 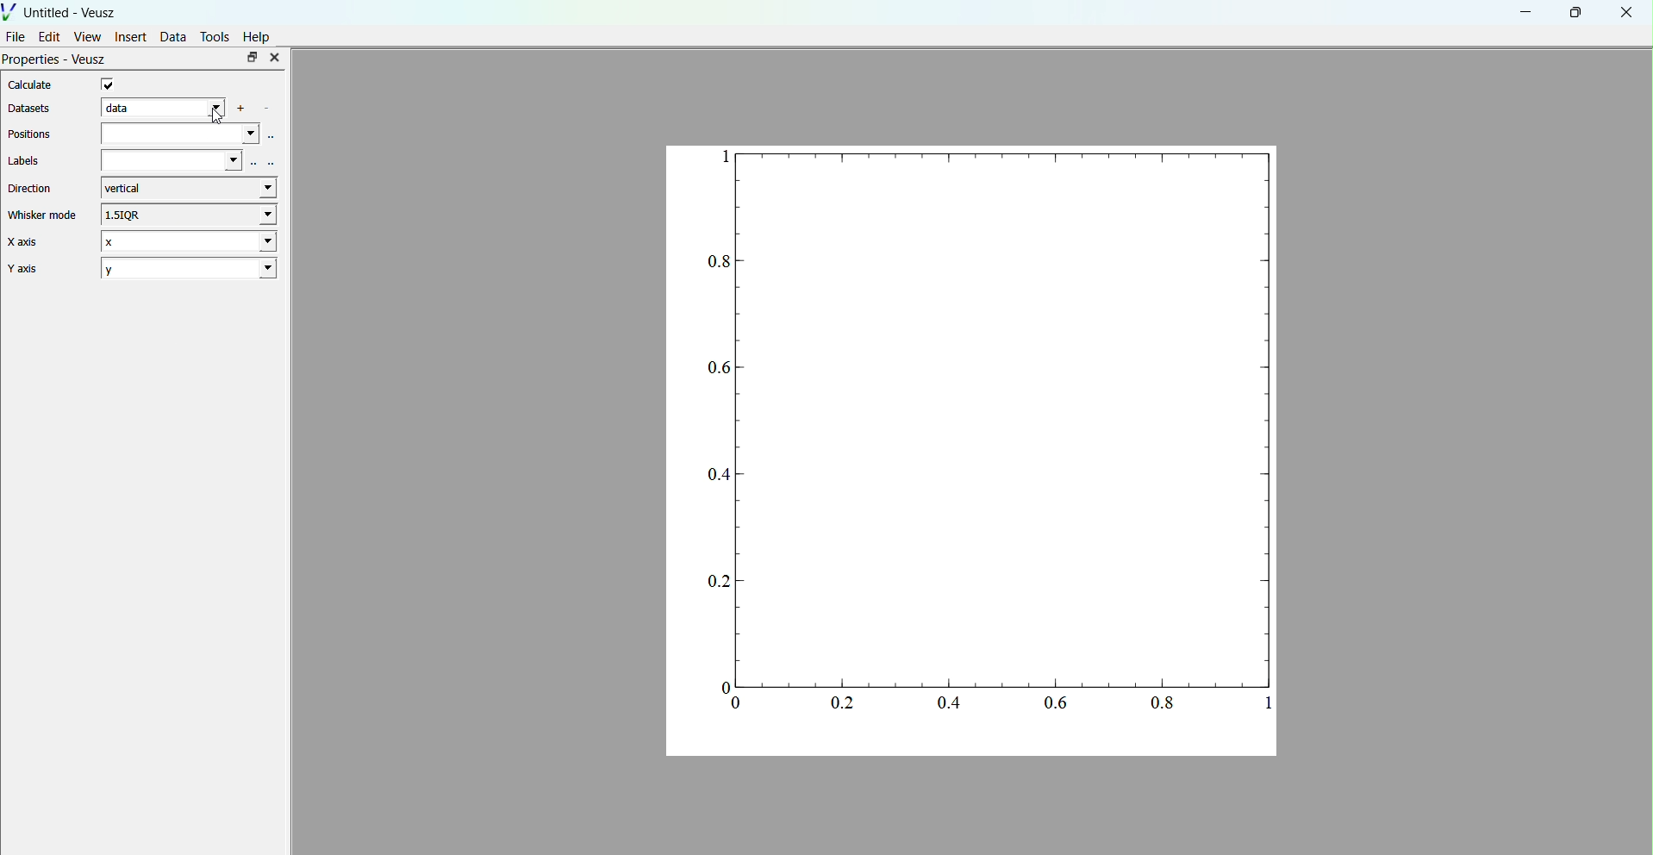 I want to click on Y axis, so click(x=40, y=269).